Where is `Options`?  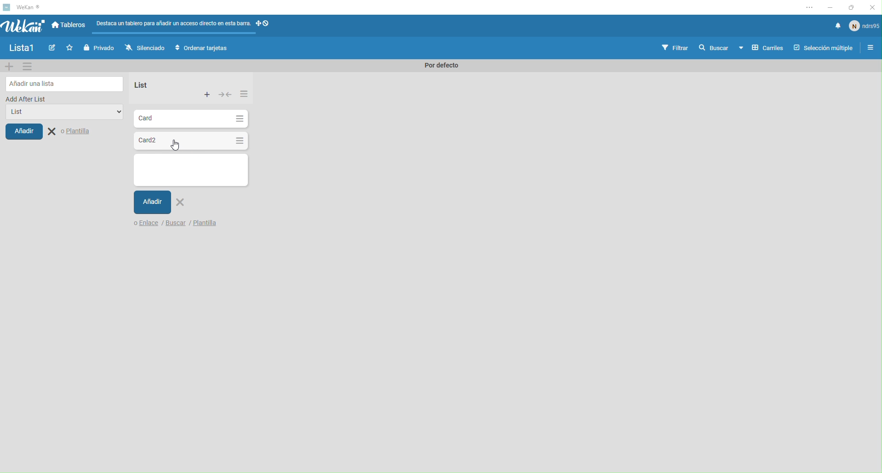 Options is located at coordinates (243, 94).